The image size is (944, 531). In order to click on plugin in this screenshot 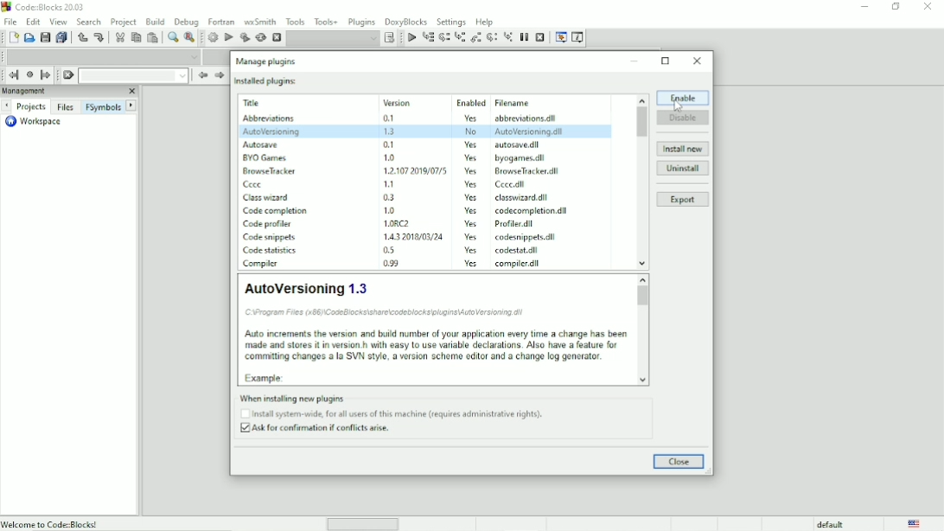, I will do `click(270, 196)`.